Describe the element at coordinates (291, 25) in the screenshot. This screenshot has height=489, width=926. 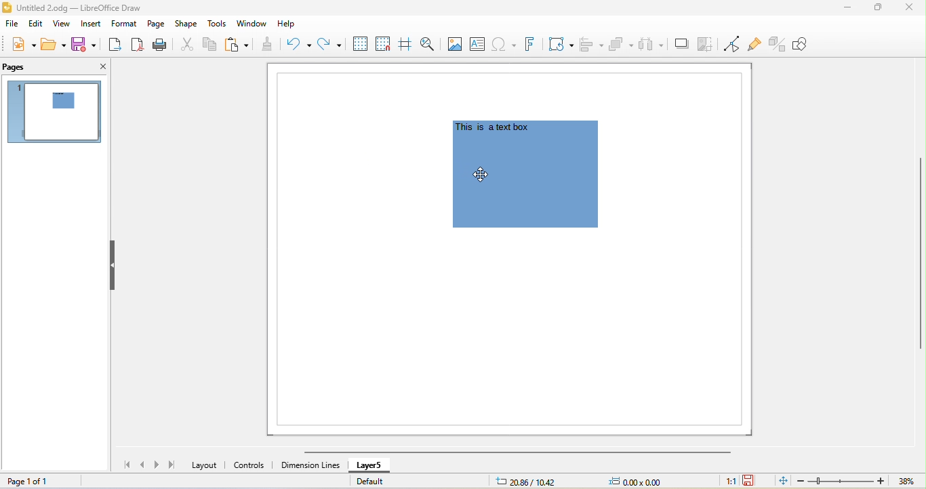
I see `help` at that location.